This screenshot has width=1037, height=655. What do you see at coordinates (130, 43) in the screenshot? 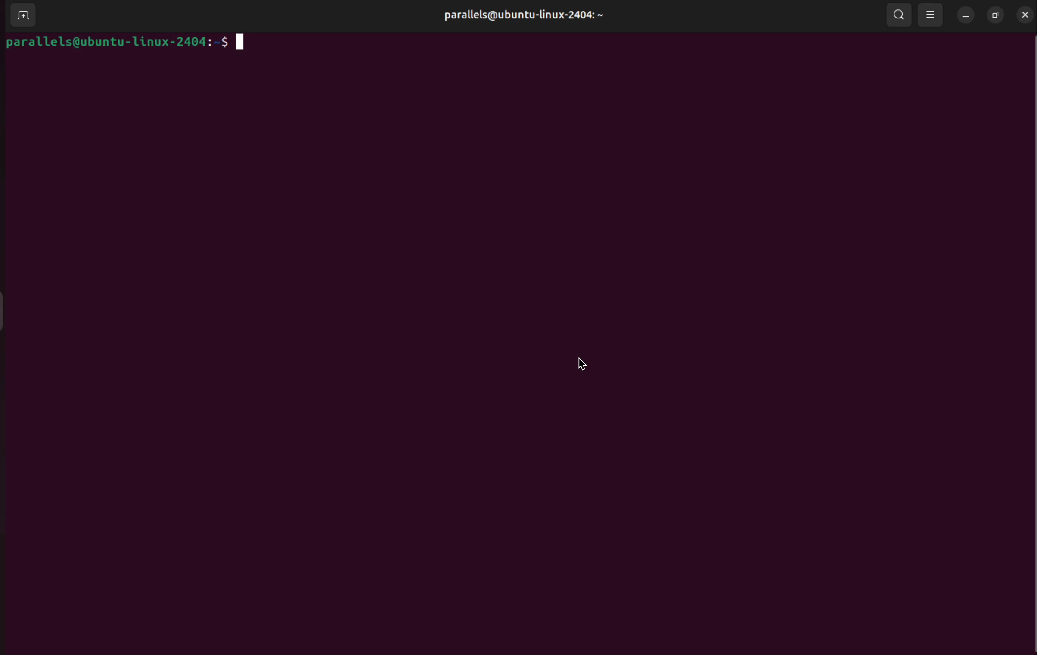
I see `parallels@ubuntu-Linux-2404:~5` at bounding box center [130, 43].